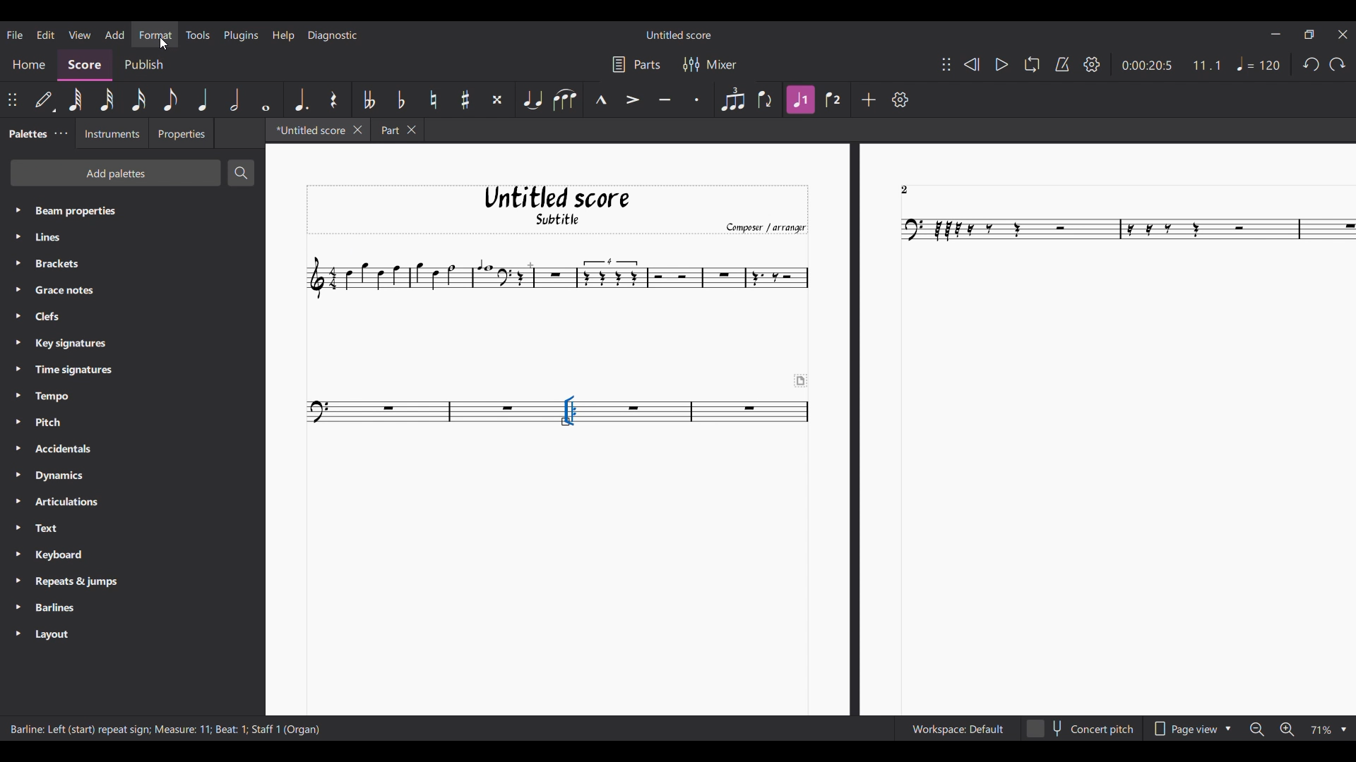 Image resolution: width=1356 pixels, height=762 pixels. What do you see at coordinates (1259, 64) in the screenshot?
I see `Tempo` at bounding box center [1259, 64].